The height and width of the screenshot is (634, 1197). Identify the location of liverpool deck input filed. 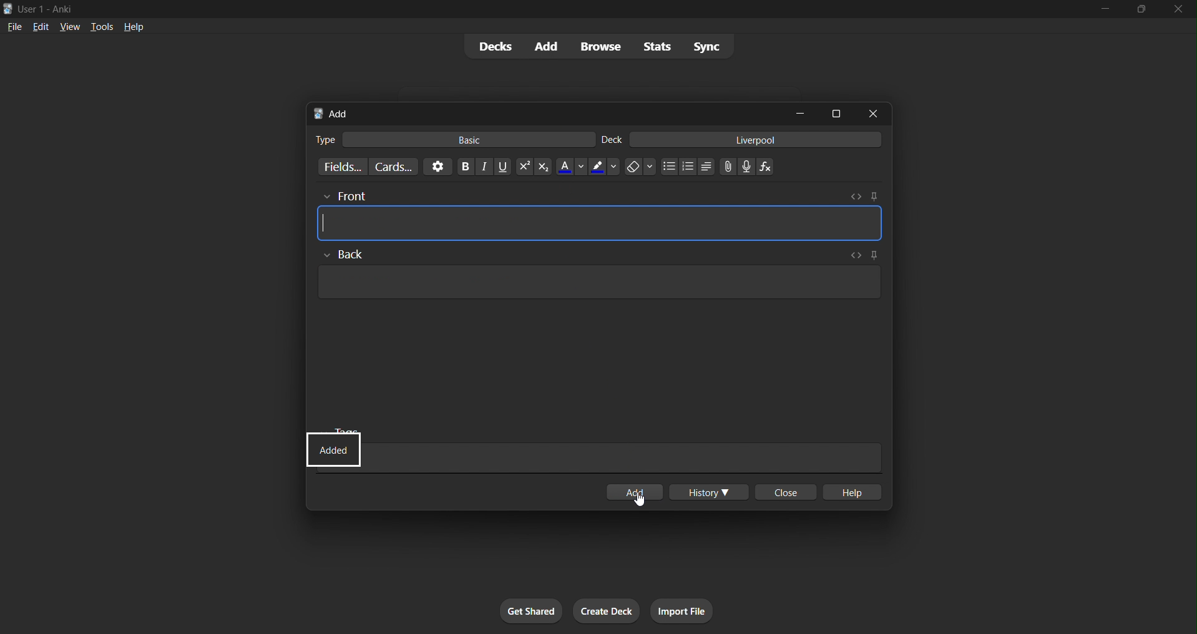
(741, 139).